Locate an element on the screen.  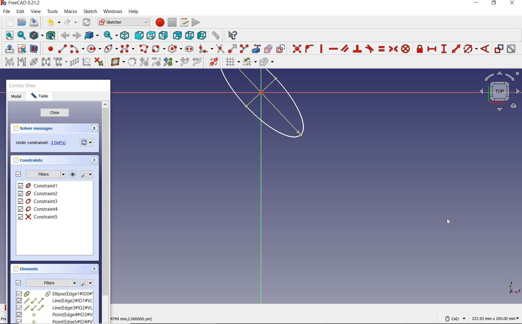
constrin lock is located at coordinates (420, 49).